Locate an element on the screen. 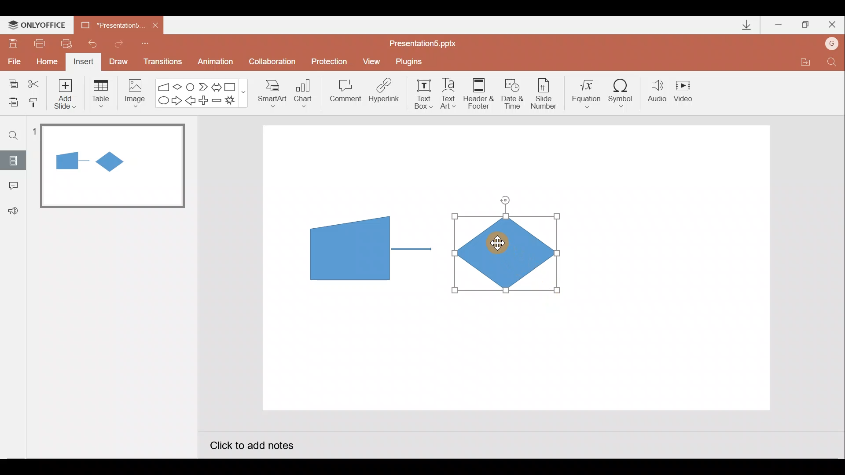 The width and height of the screenshot is (845, 475). ONLYOFFICE is located at coordinates (39, 25).